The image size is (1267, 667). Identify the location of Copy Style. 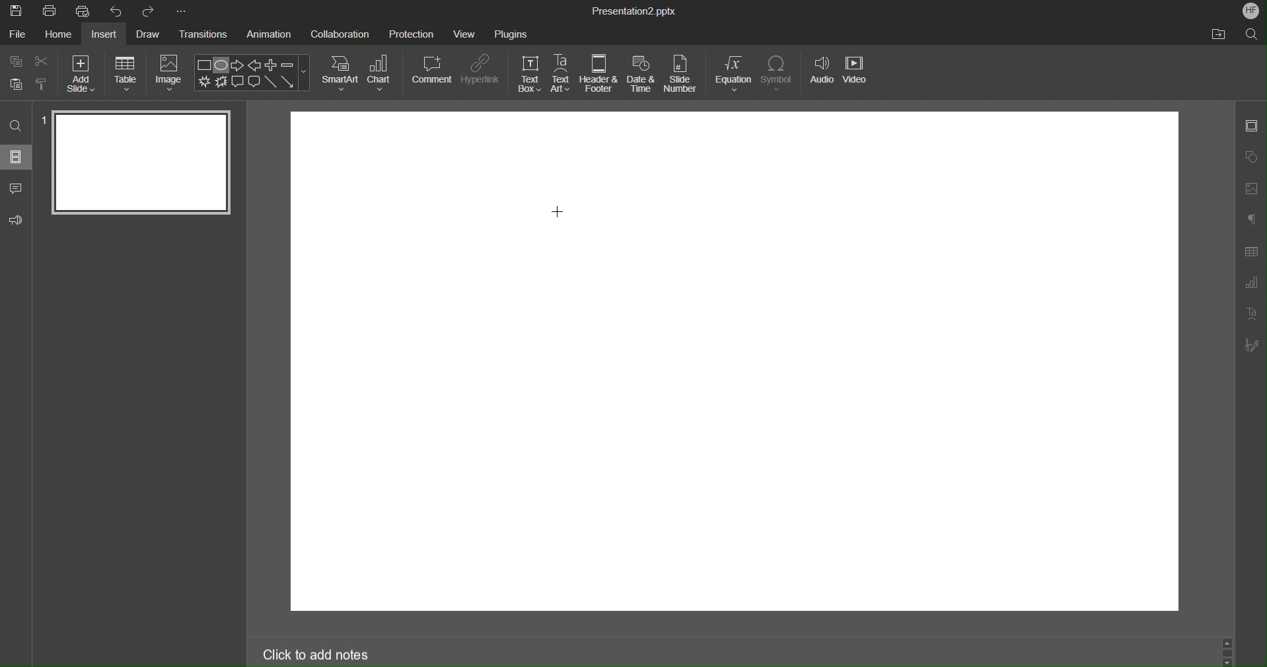
(42, 83).